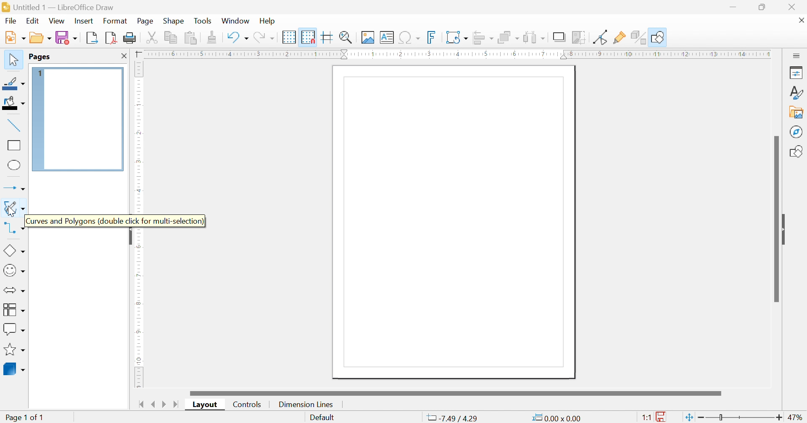 The height and width of the screenshot is (423, 807). Describe the element at coordinates (386, 37) in the screenshot. I see `insert text box` at that location.